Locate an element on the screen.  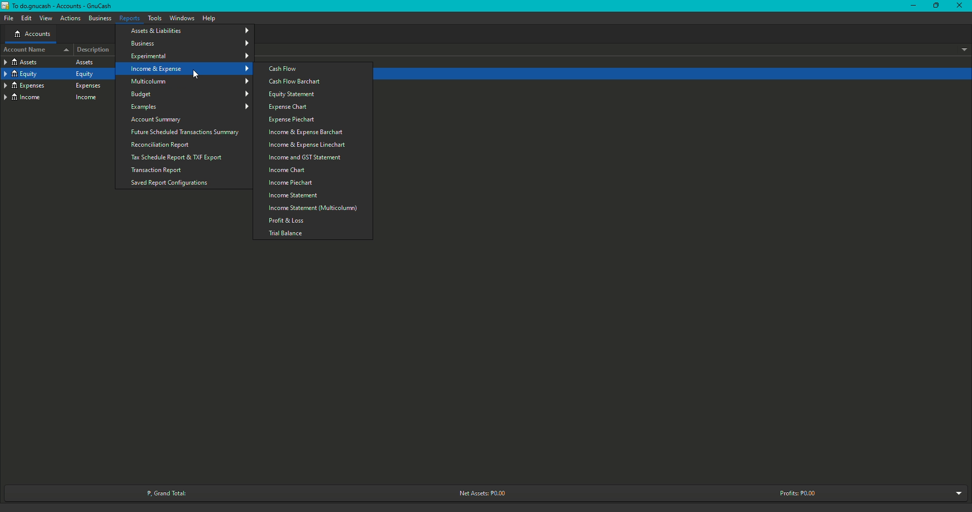
Business is located at coordinates (100, 17).